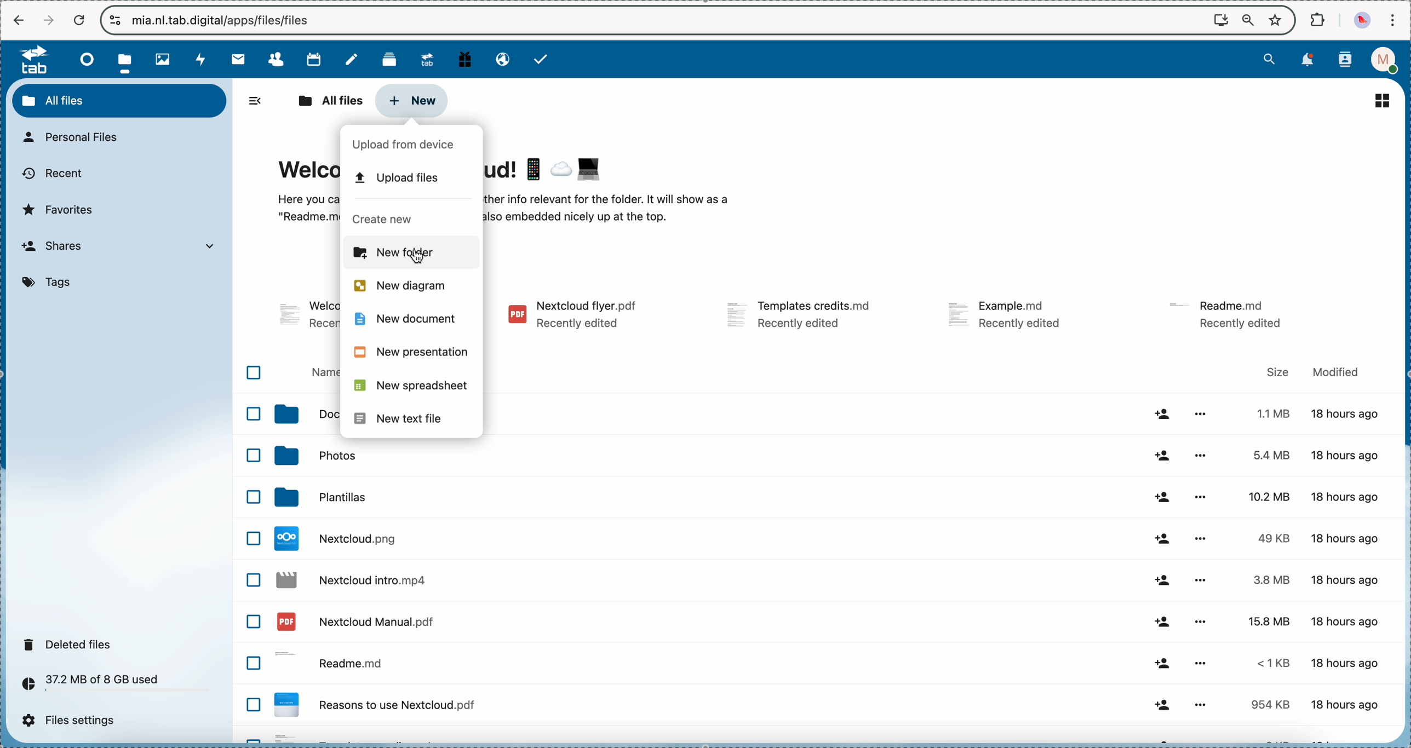  I want to click on documents, so click(306, 417).